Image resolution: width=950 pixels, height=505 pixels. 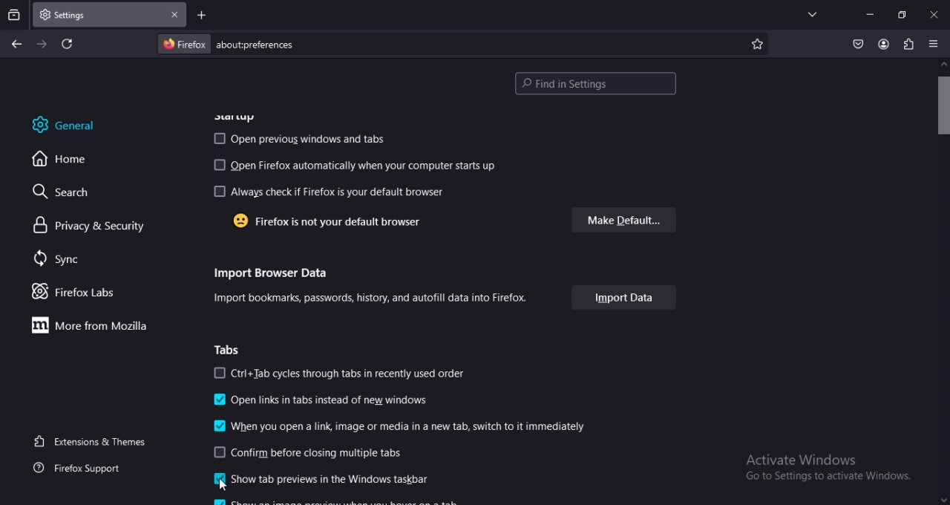 I want to click on Firefox, so click(x=183, y=45).